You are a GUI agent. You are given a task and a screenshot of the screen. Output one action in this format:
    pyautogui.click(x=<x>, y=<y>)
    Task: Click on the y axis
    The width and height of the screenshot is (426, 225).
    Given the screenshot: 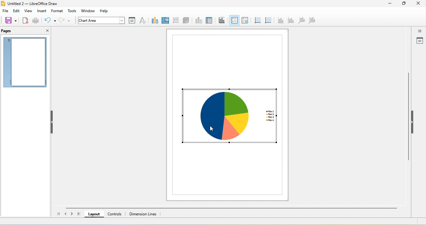 What is the action you would take?
    pyautogui.click(x=290, y=21)
    